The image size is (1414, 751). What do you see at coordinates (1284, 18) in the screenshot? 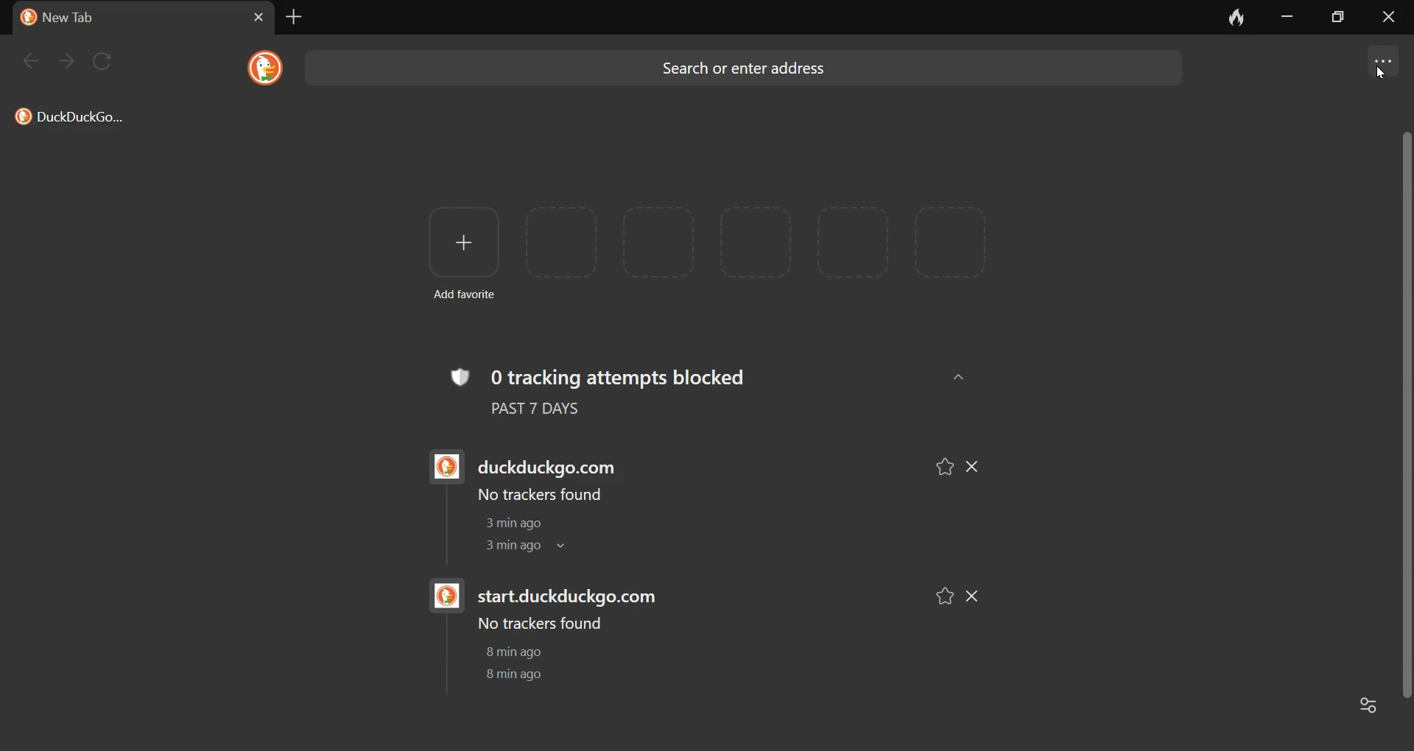
I see `minimize` at bounding box center [1284, 18].